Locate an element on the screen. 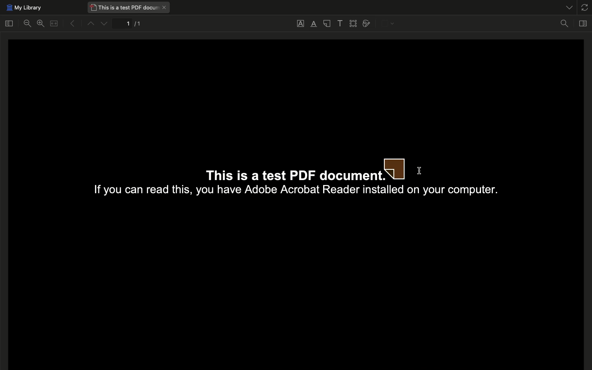  Zoom in is located at coordinates (40, 23).